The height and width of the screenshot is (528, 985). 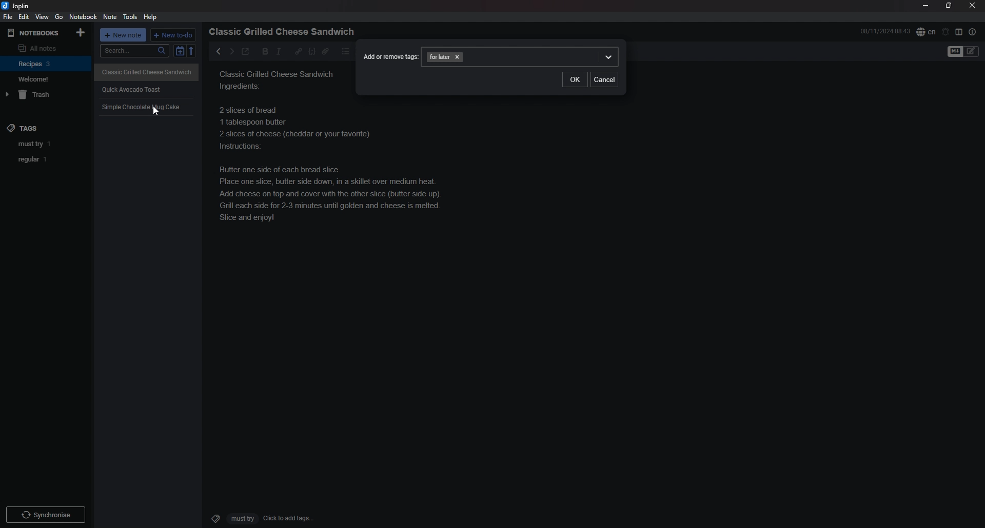 What do you see at coordinates (885, 31) in the screenshot?
I see `time` at bounding box center [885, 31].